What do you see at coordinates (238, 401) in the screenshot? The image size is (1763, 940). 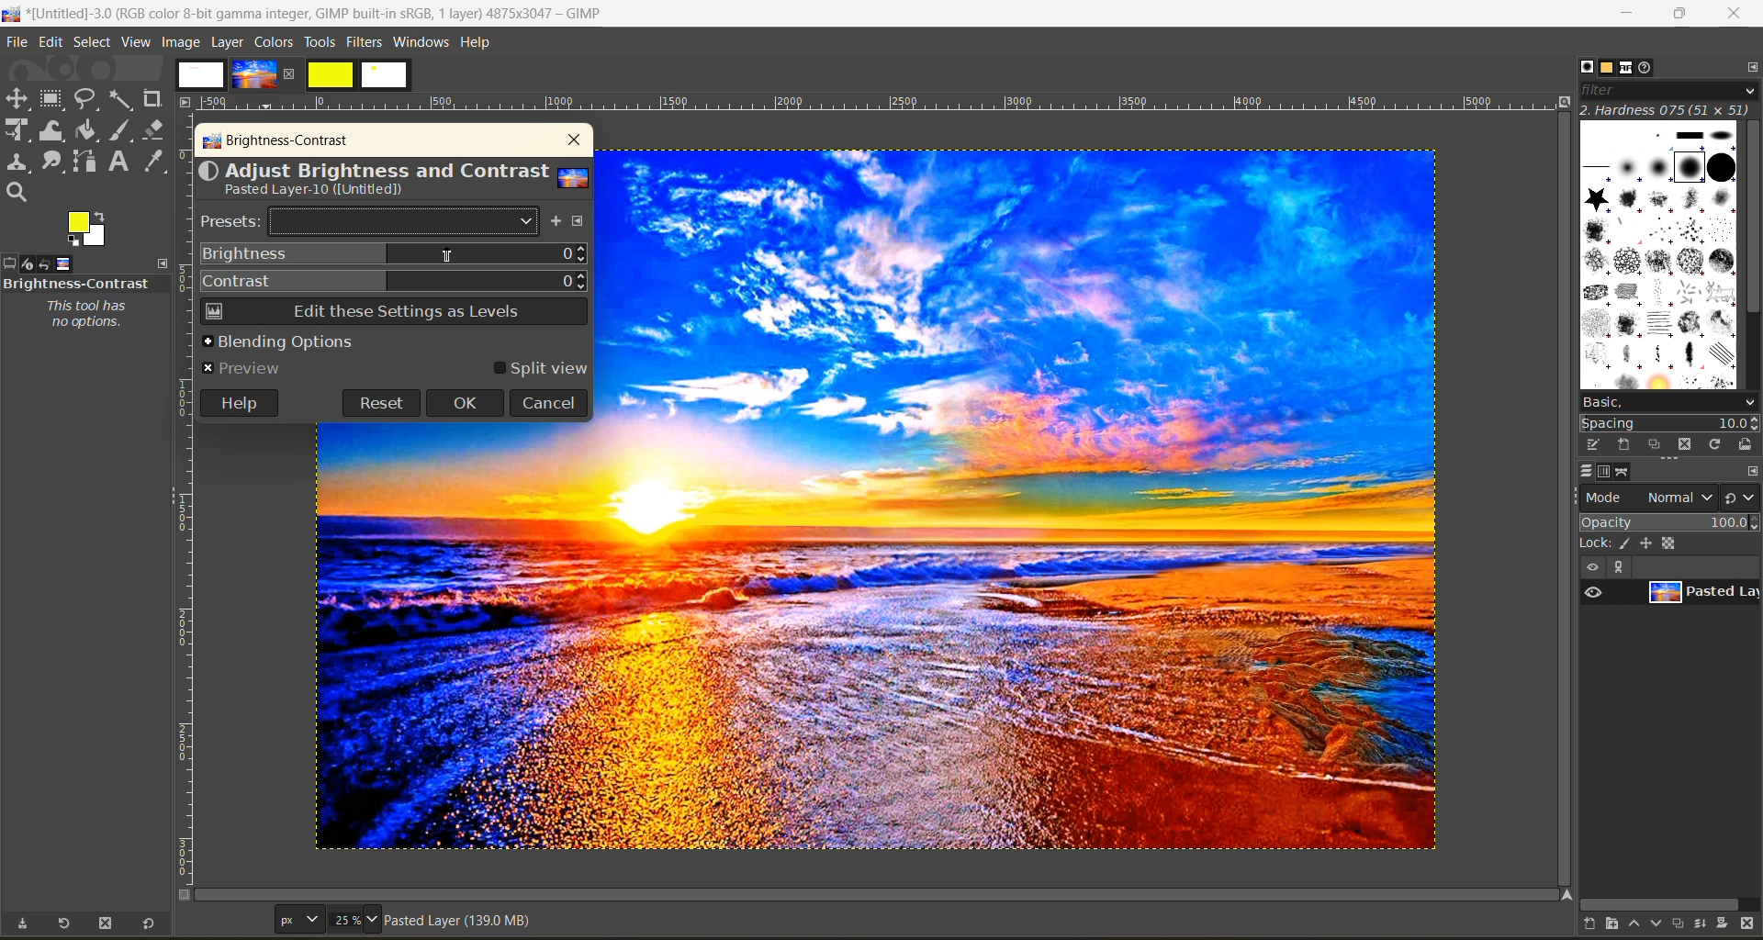 I see `help` at bounding box center [238, 401].